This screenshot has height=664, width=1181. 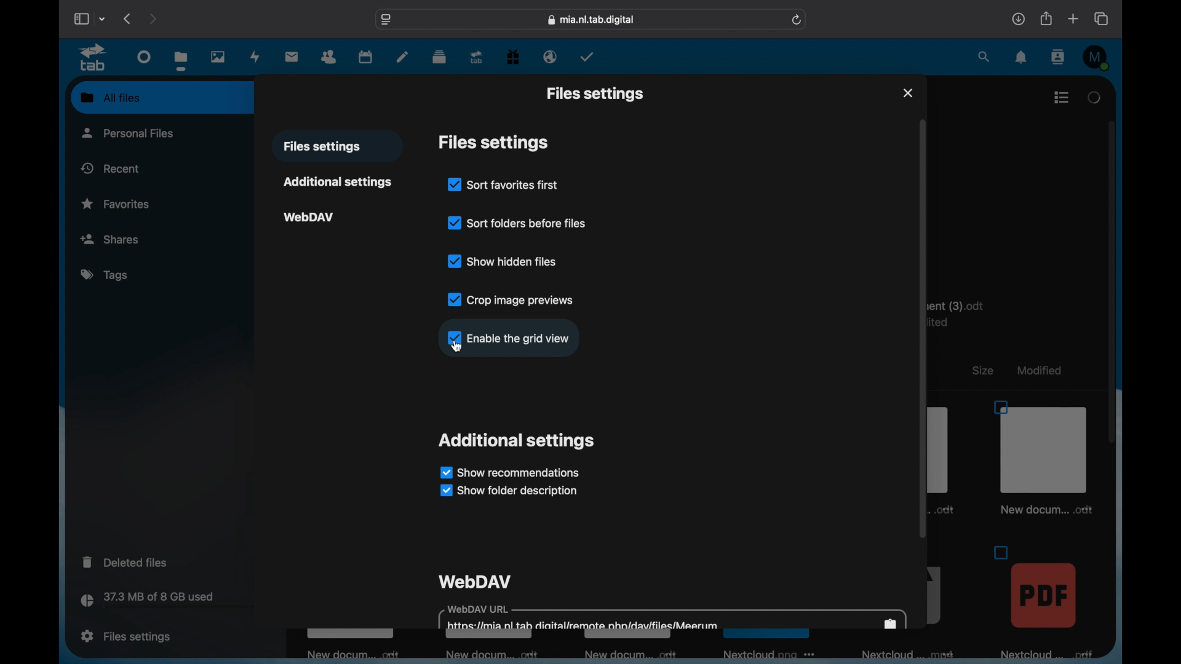 I want to click on sort favorites first, so click(x=503, y=184).